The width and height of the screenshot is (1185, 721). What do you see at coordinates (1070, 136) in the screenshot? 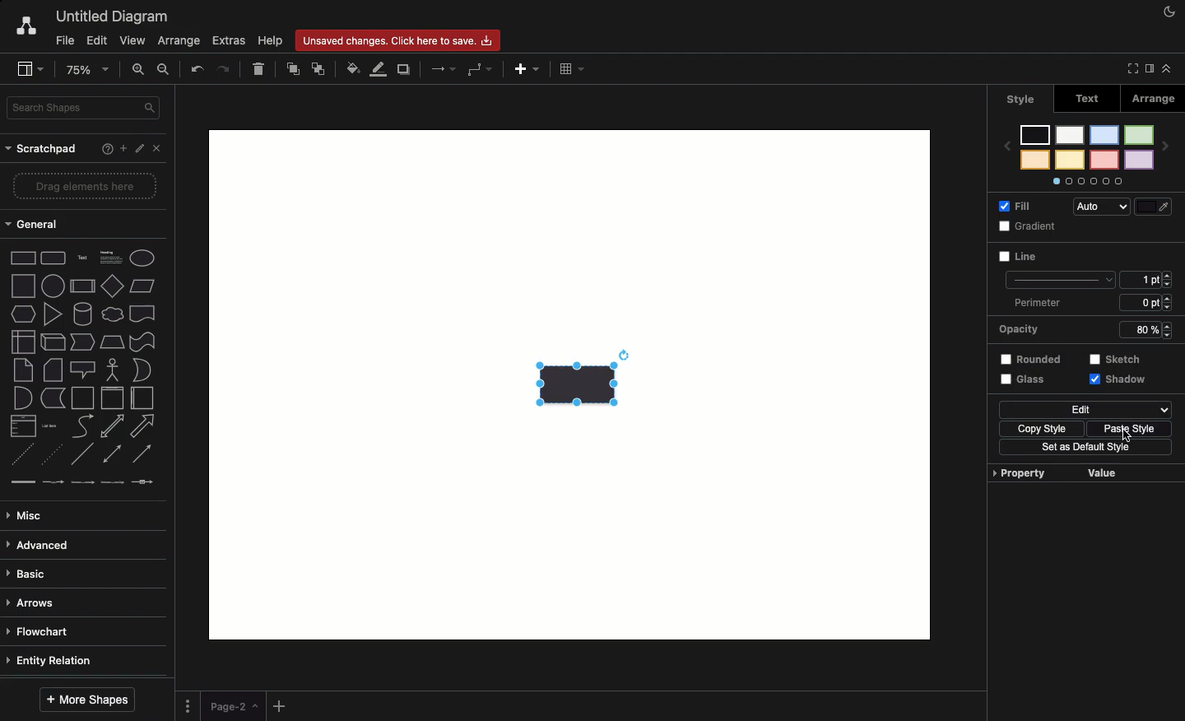
I see `color 5` at bounding box center [1070, 136].